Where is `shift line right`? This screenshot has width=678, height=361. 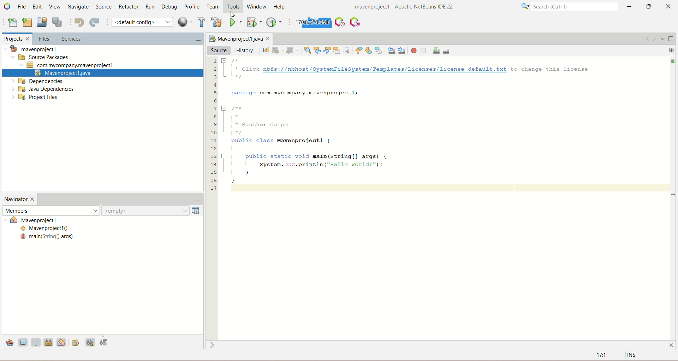
shift line right is located at coordinates (402, 51).